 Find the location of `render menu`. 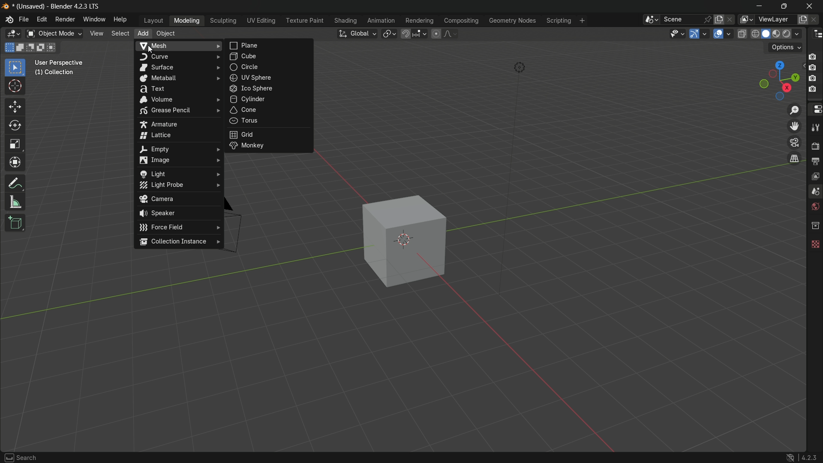

render menu is located at coordinates (65, 20).